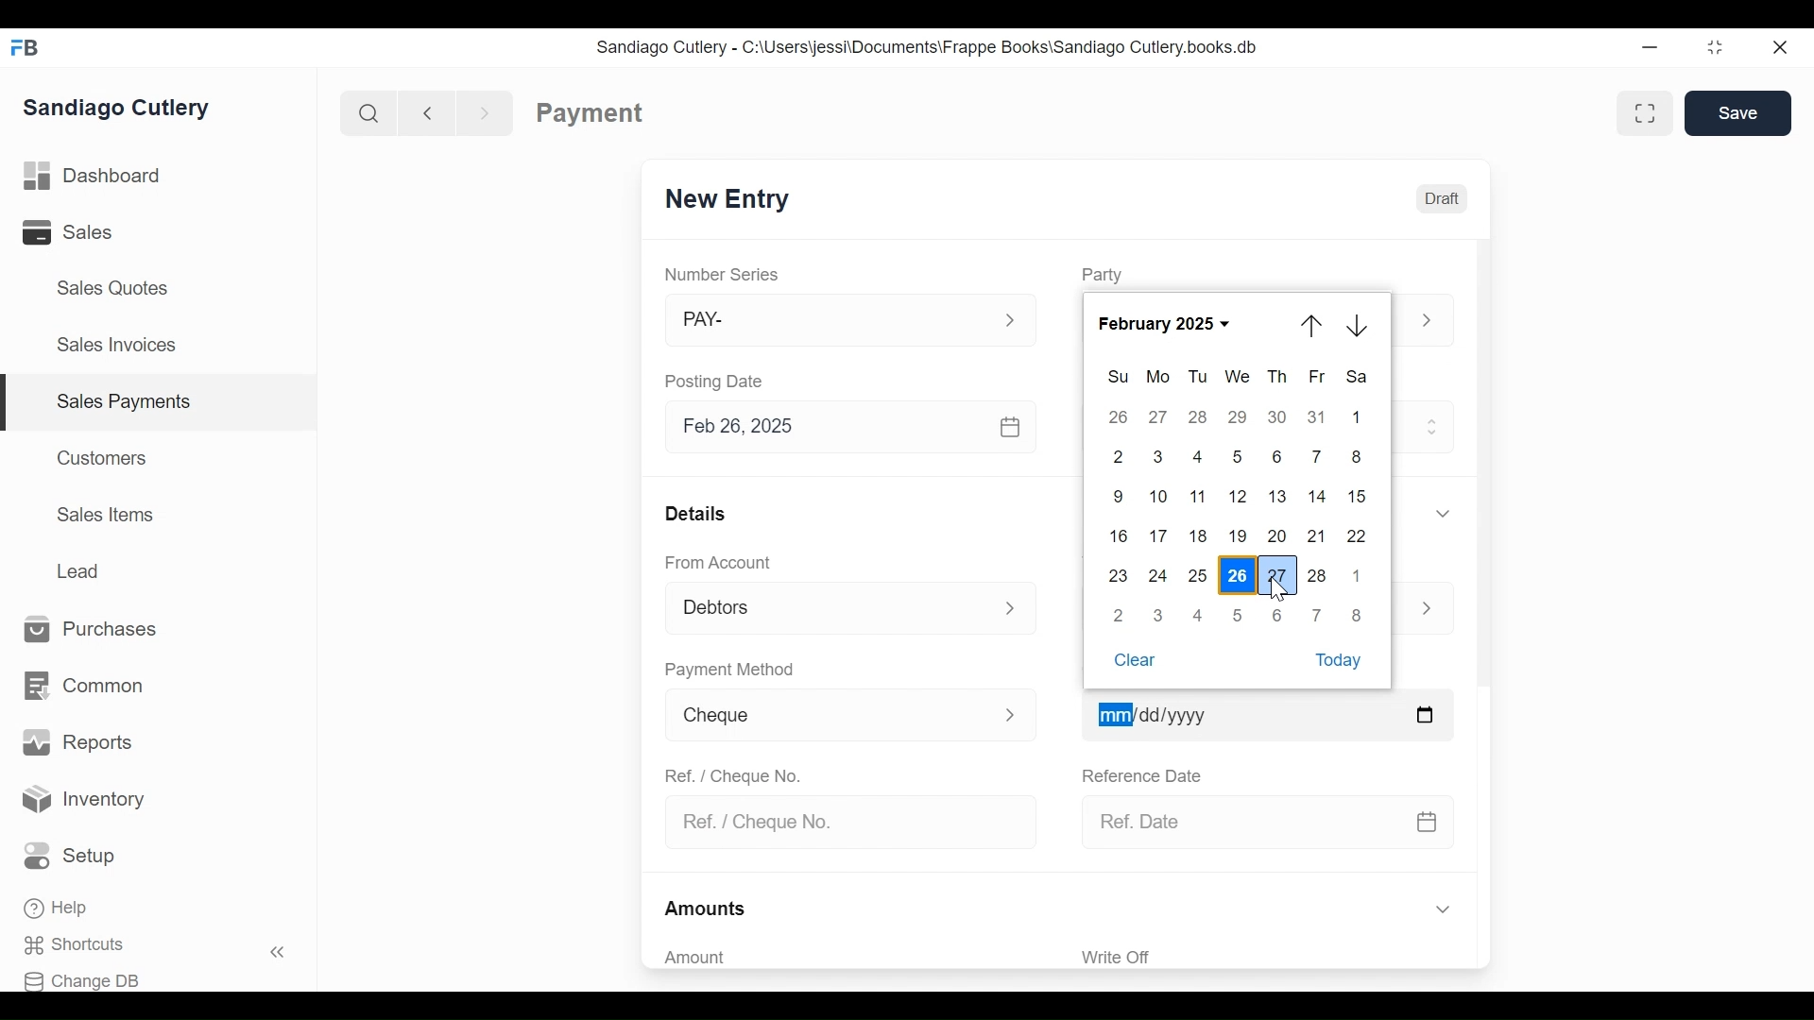 The height and width of the screenshot is (1020, 1814). I want to click on 7, so click(1318, 615).